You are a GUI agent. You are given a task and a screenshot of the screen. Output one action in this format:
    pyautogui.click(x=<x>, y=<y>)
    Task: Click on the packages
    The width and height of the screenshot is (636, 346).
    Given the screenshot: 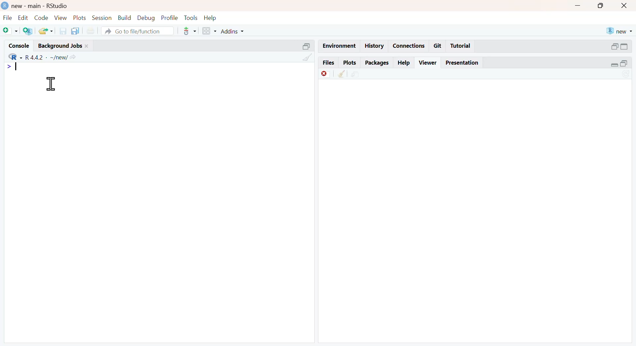 What is the action you would take?
    pyautogui.click(x=377, y=63)
    